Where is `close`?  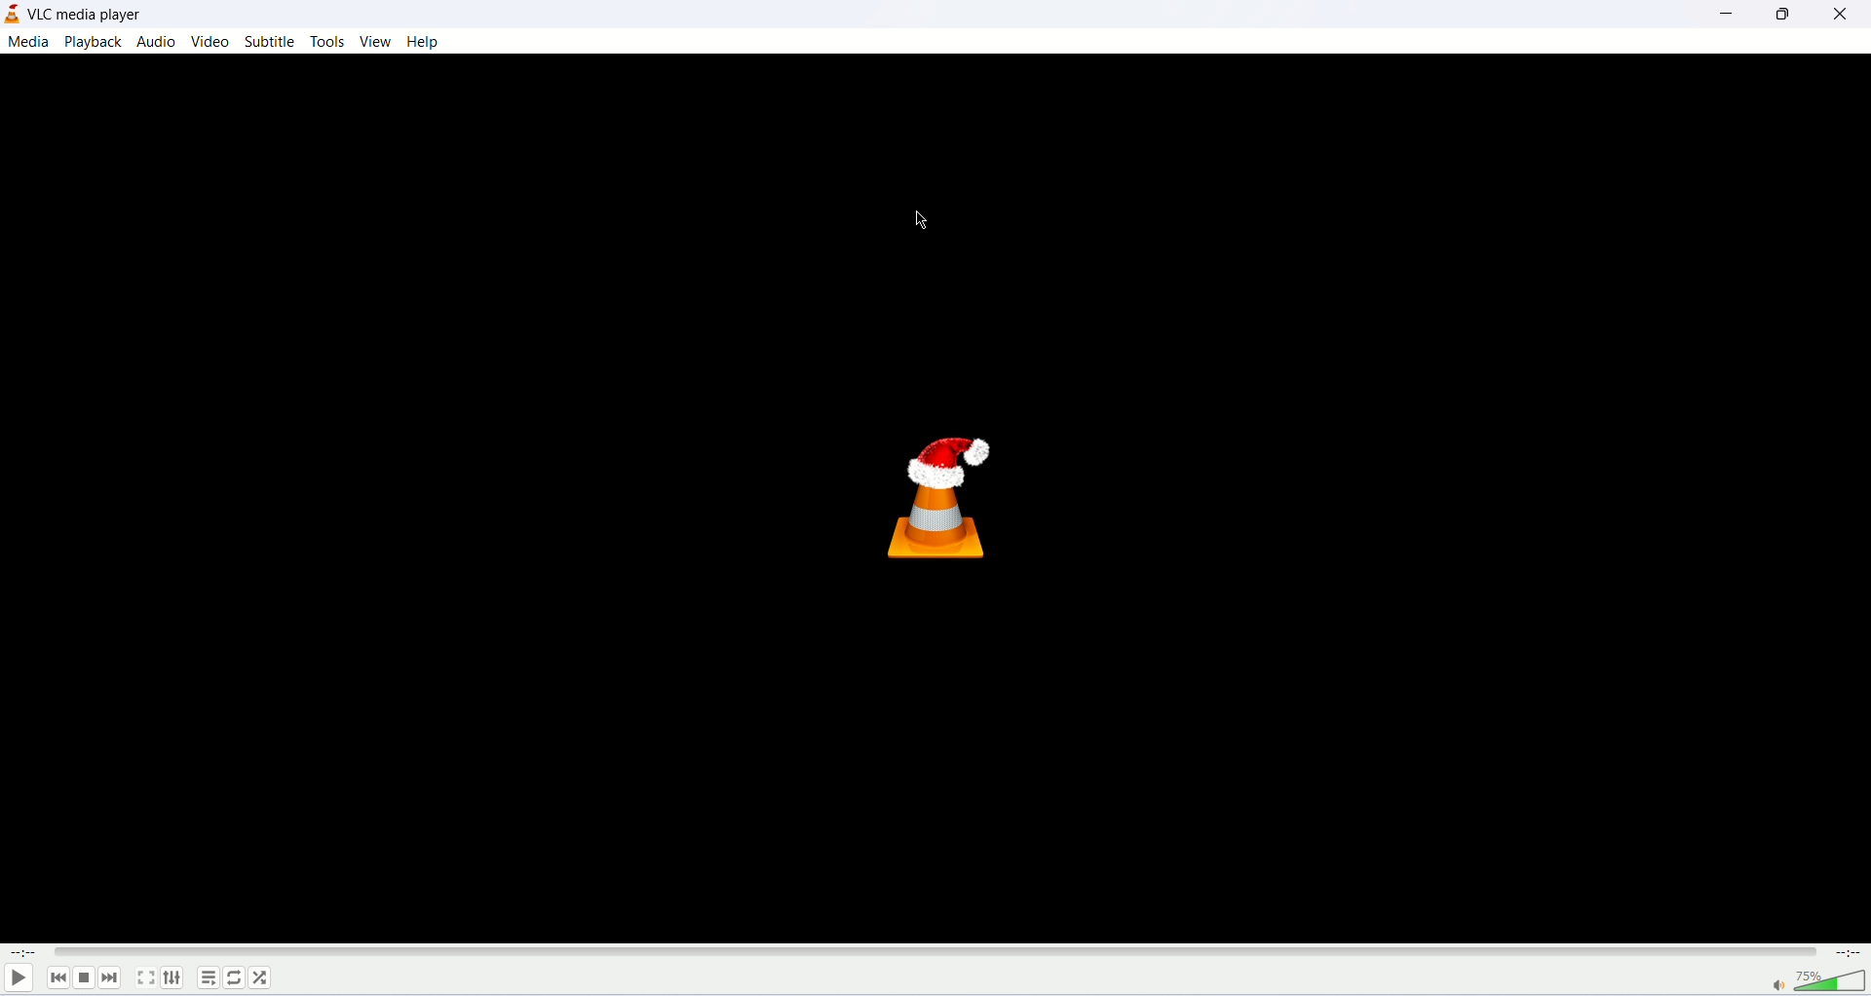
close is located at coordinates (1839, 18).